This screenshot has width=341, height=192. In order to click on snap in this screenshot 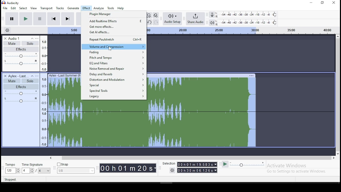, I will do `click(76, 168)`.